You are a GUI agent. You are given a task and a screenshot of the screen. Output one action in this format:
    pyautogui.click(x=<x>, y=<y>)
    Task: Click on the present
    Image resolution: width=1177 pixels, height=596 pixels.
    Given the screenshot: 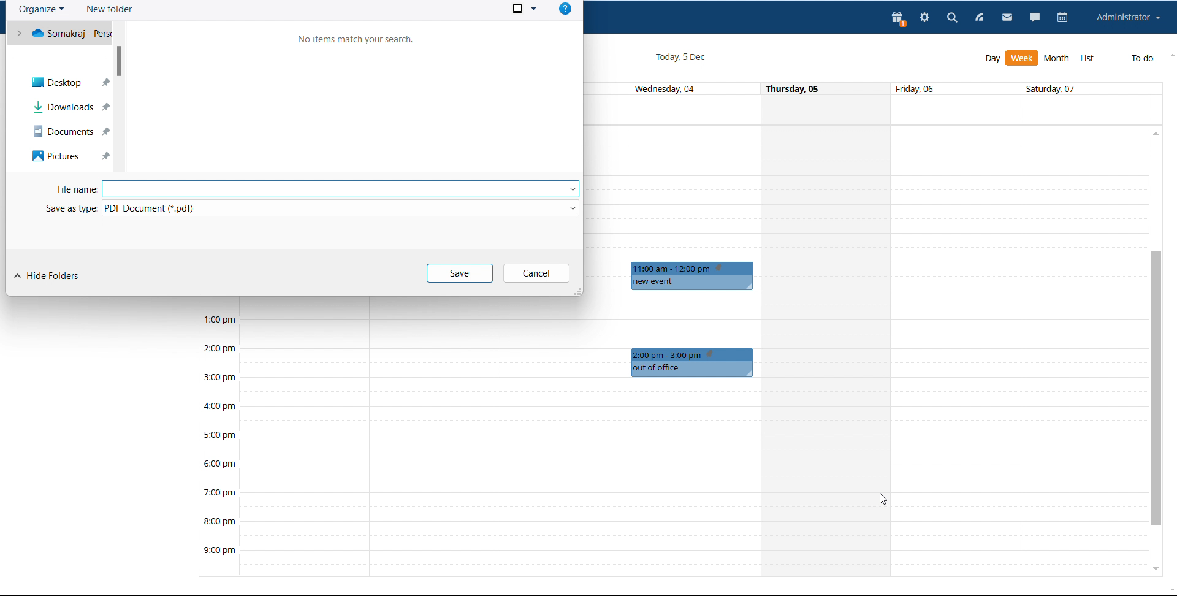 What is the action you would take?
    pyautogui.click(x=899, y=20)
    